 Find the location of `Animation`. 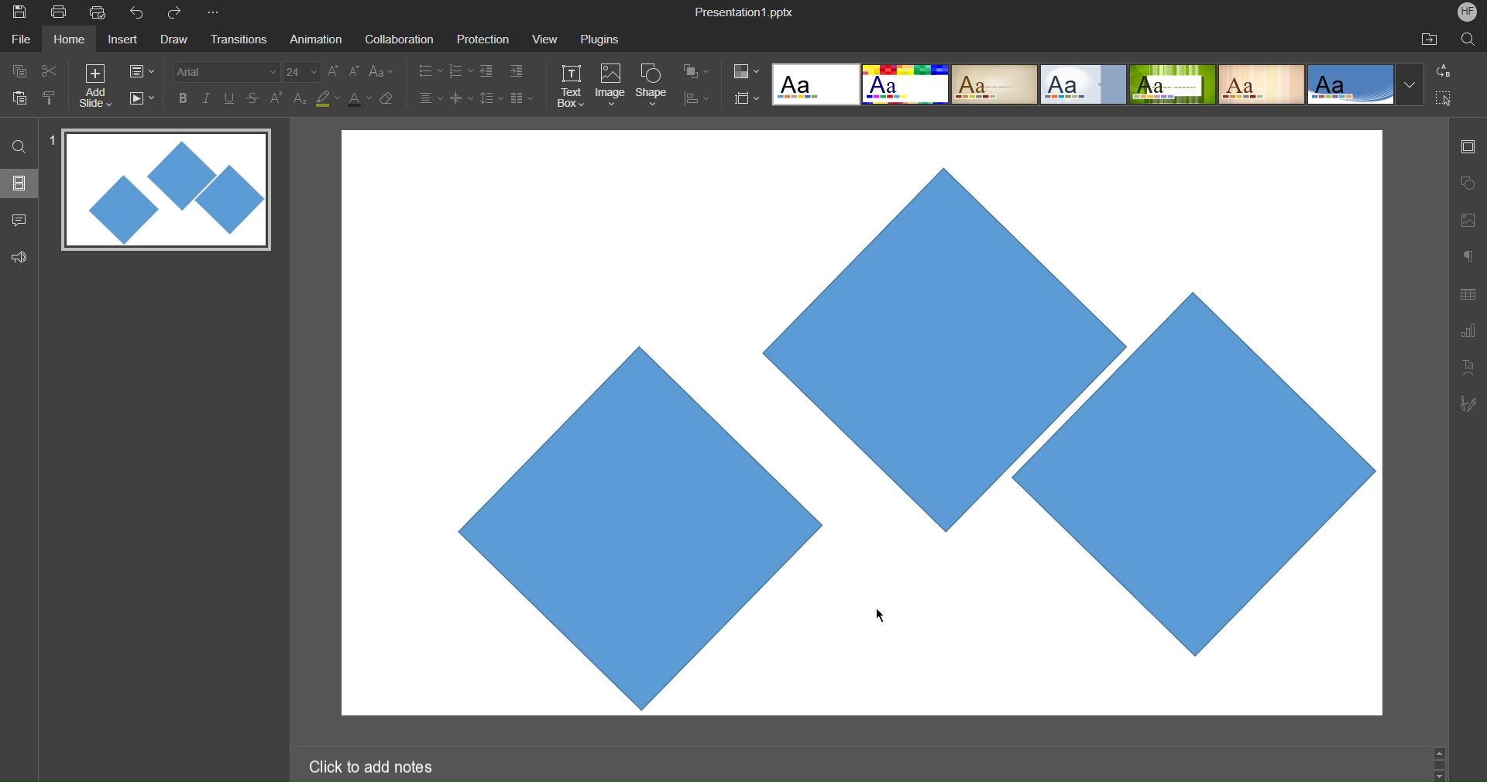

Animation is located at coordinates (314, 39).